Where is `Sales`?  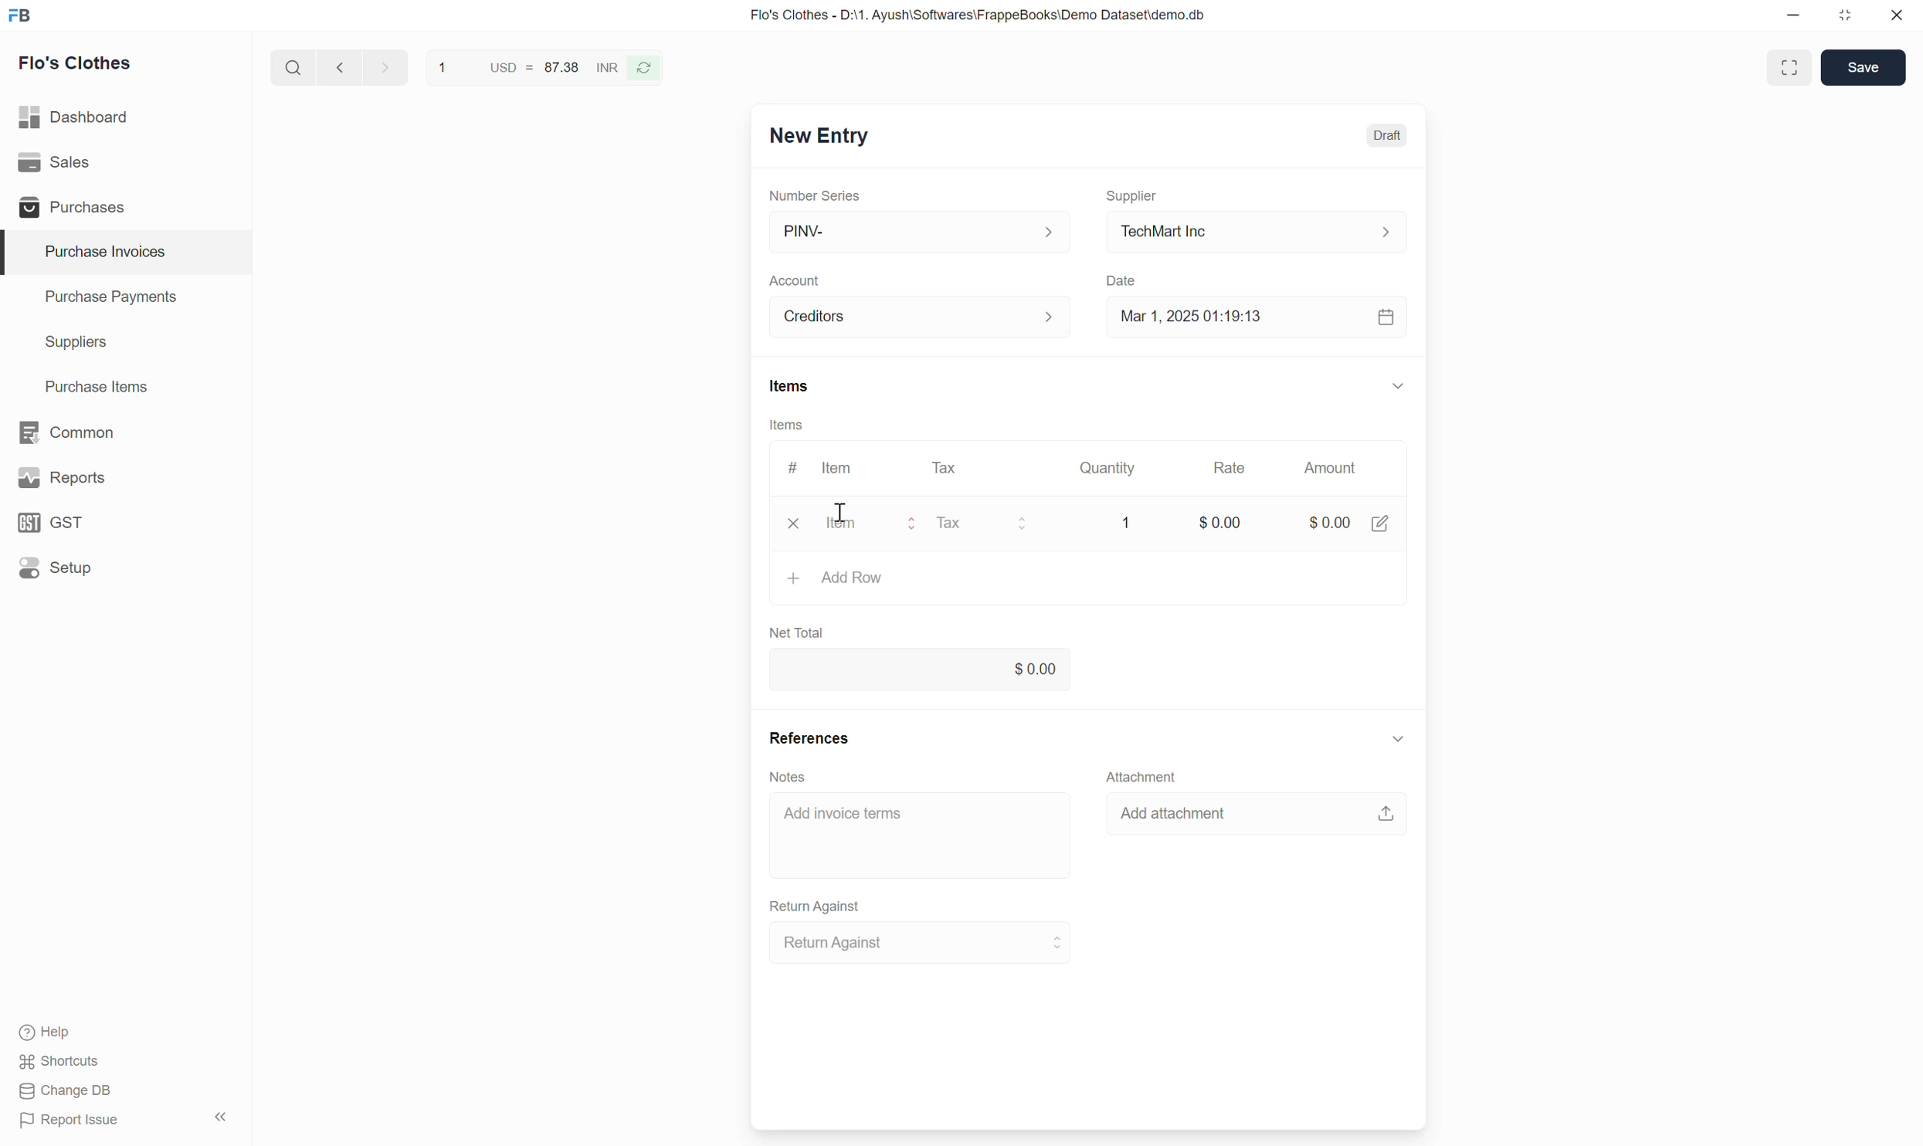
Sales is located at coordinates (58, 162).